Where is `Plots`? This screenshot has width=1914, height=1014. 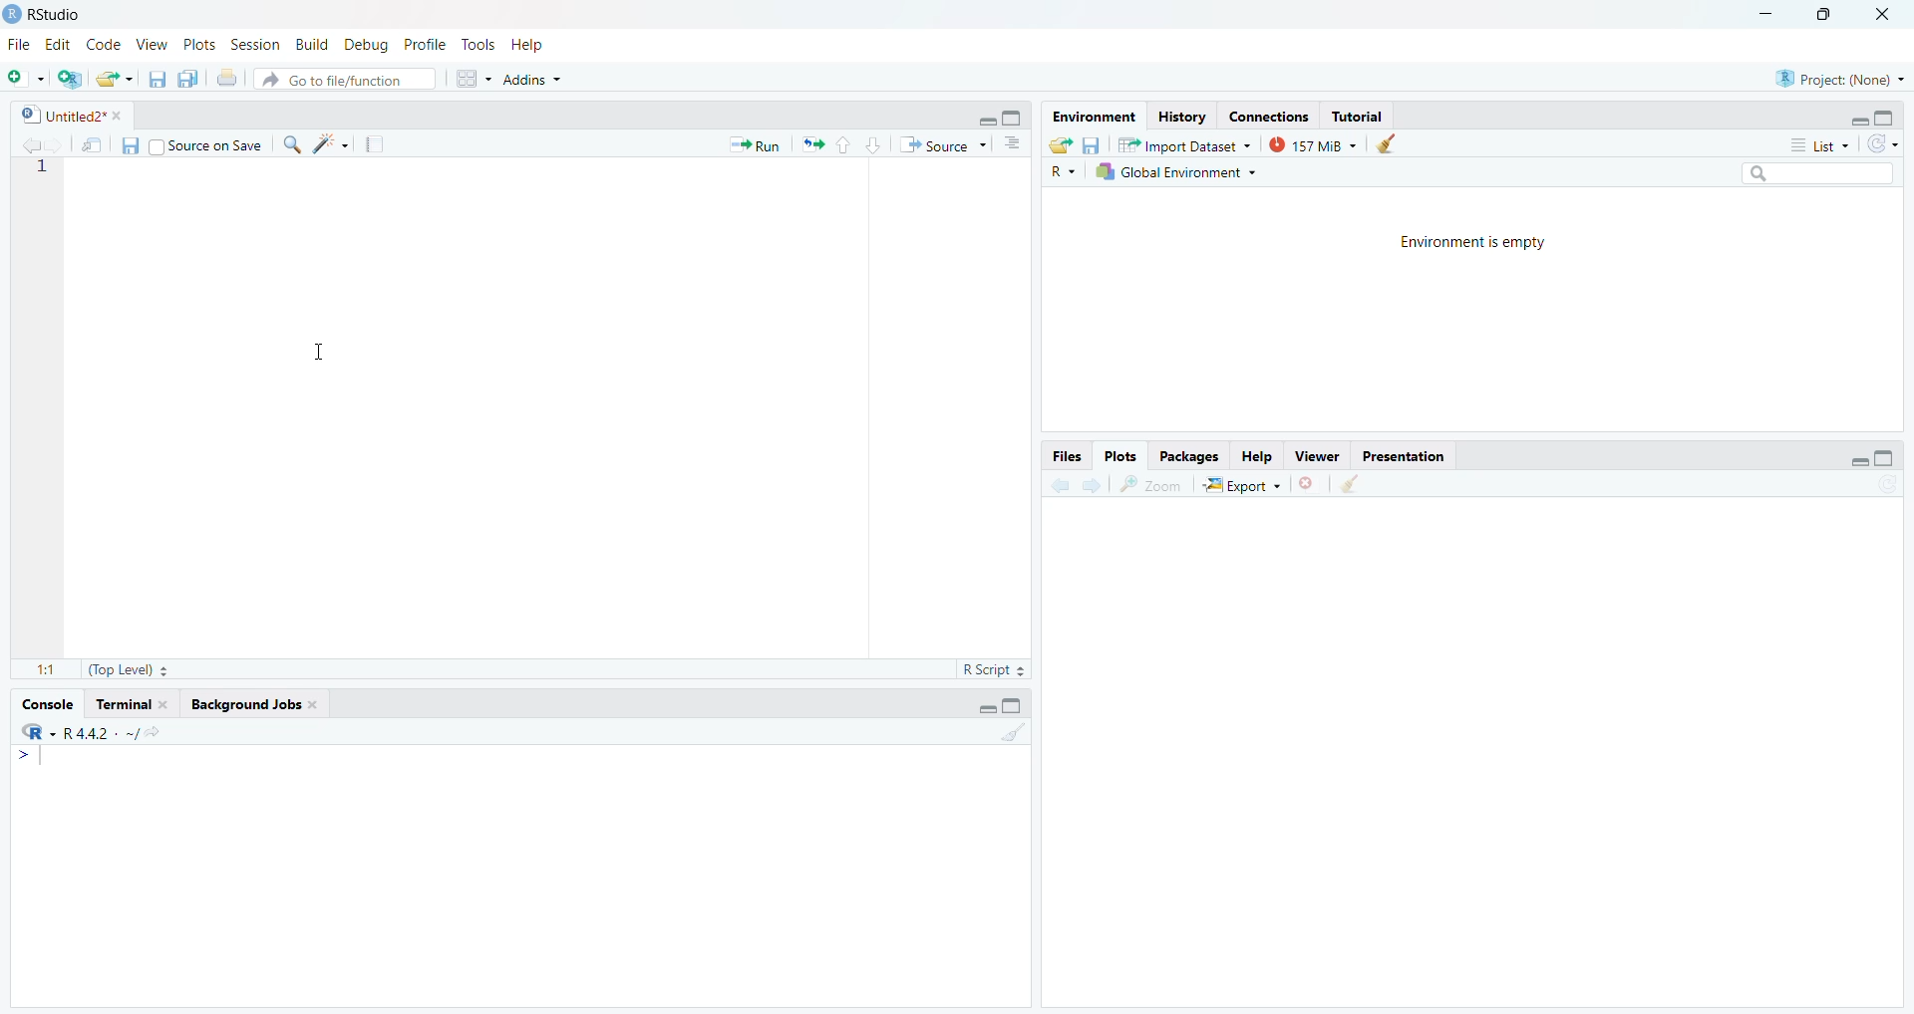 Plots is located at coordinates (199, 45).